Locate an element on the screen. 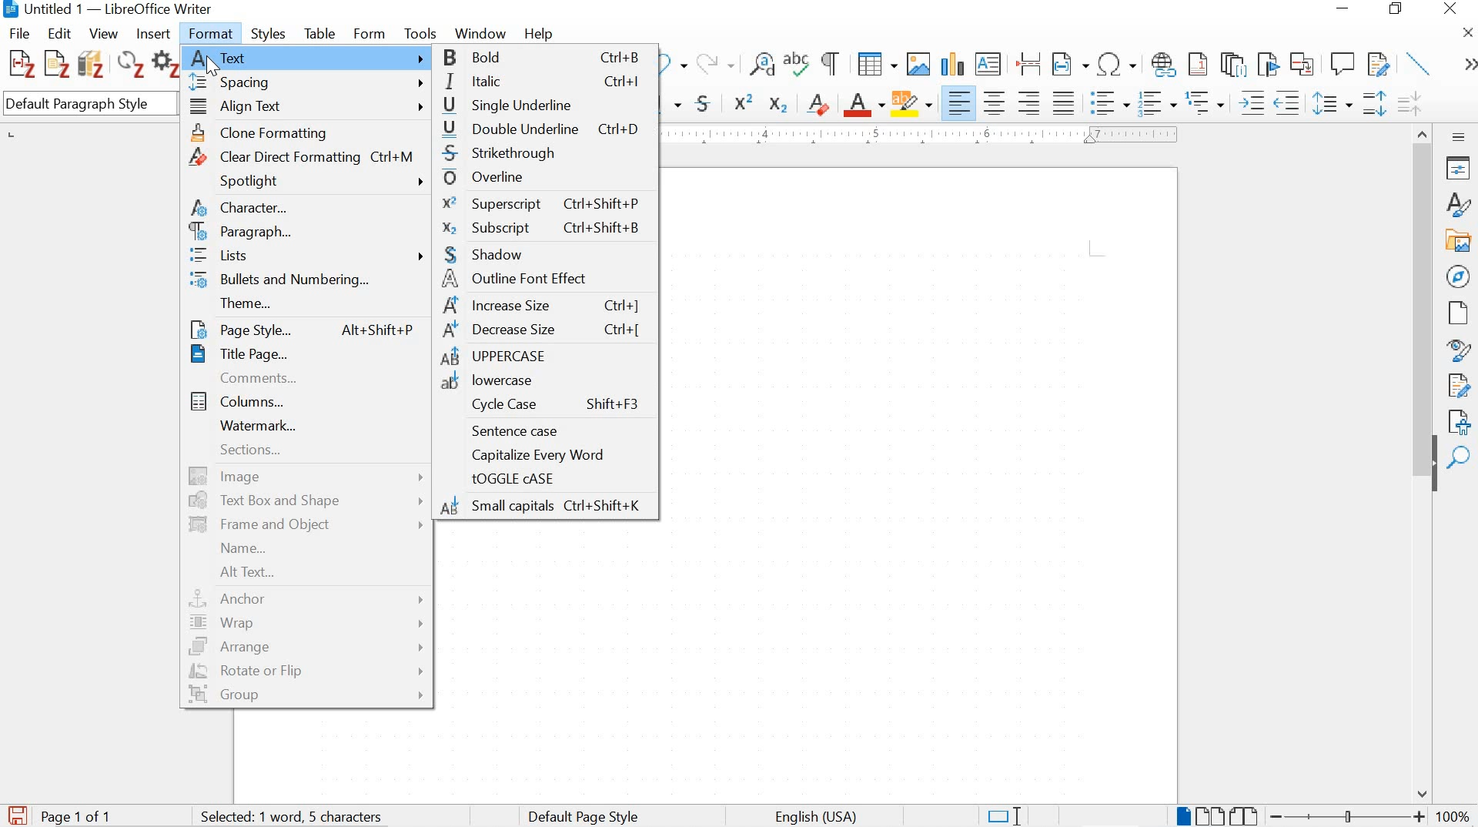  character is located at coordinates (306, 210).